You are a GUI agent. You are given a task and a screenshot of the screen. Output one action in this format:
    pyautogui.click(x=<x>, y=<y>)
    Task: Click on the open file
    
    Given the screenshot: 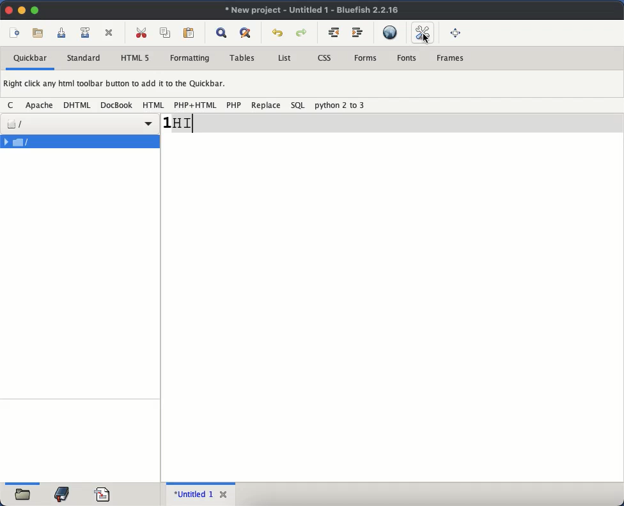 What is the action you would take?
    pyautogui.click(x=40, y=31)
    